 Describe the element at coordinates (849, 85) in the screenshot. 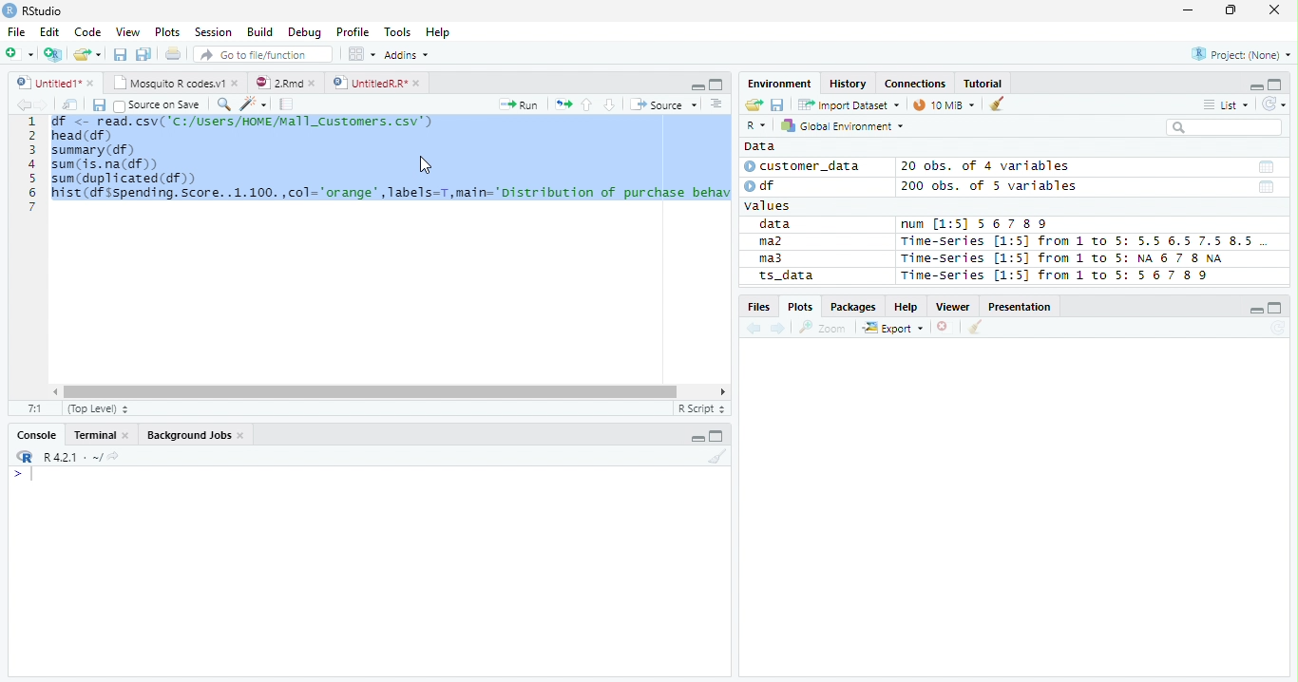

I see `History` at that location.